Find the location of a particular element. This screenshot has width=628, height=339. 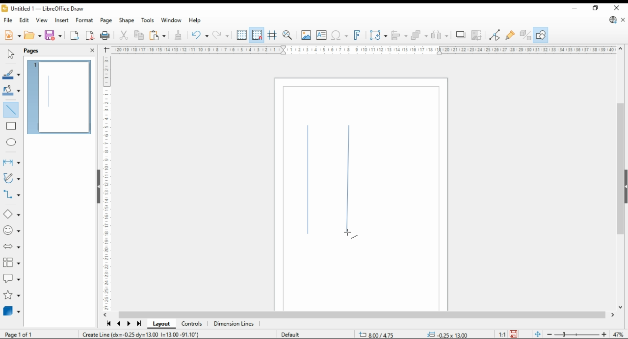

pan and zoom is located at coordinates (288, 35).